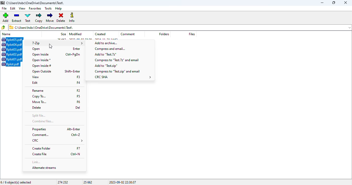  What do you see at coordinates (36, 3) in the screenshot?
I see `folder` at bounding box center [36, 3].